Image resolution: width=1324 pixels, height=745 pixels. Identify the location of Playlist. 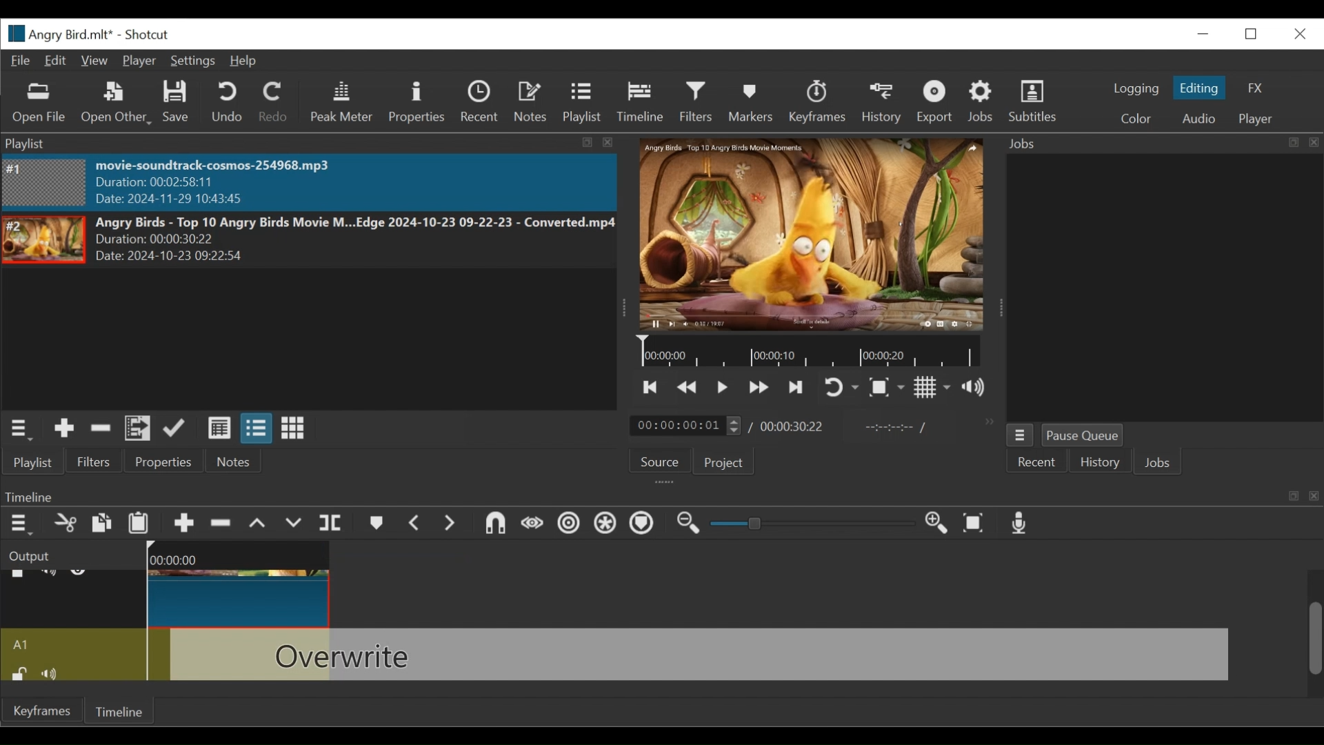
(38, 461).